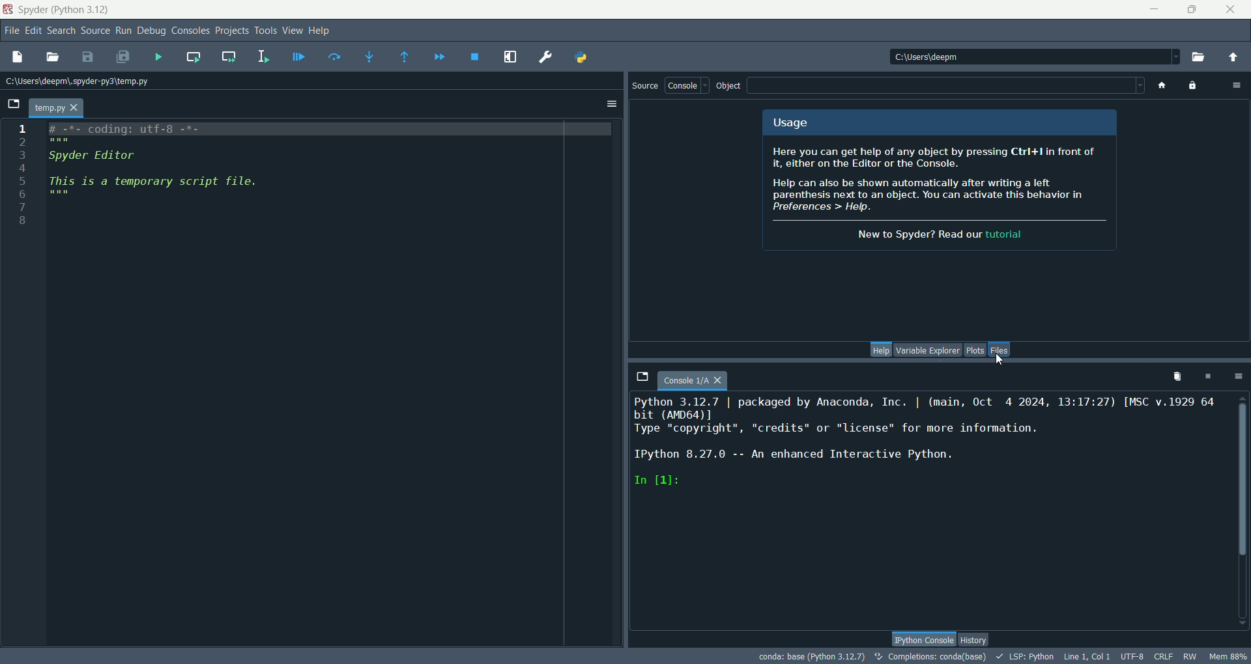 The height and width of the screenshot is (664, 1251). I want to click on options, so click(612, 104).